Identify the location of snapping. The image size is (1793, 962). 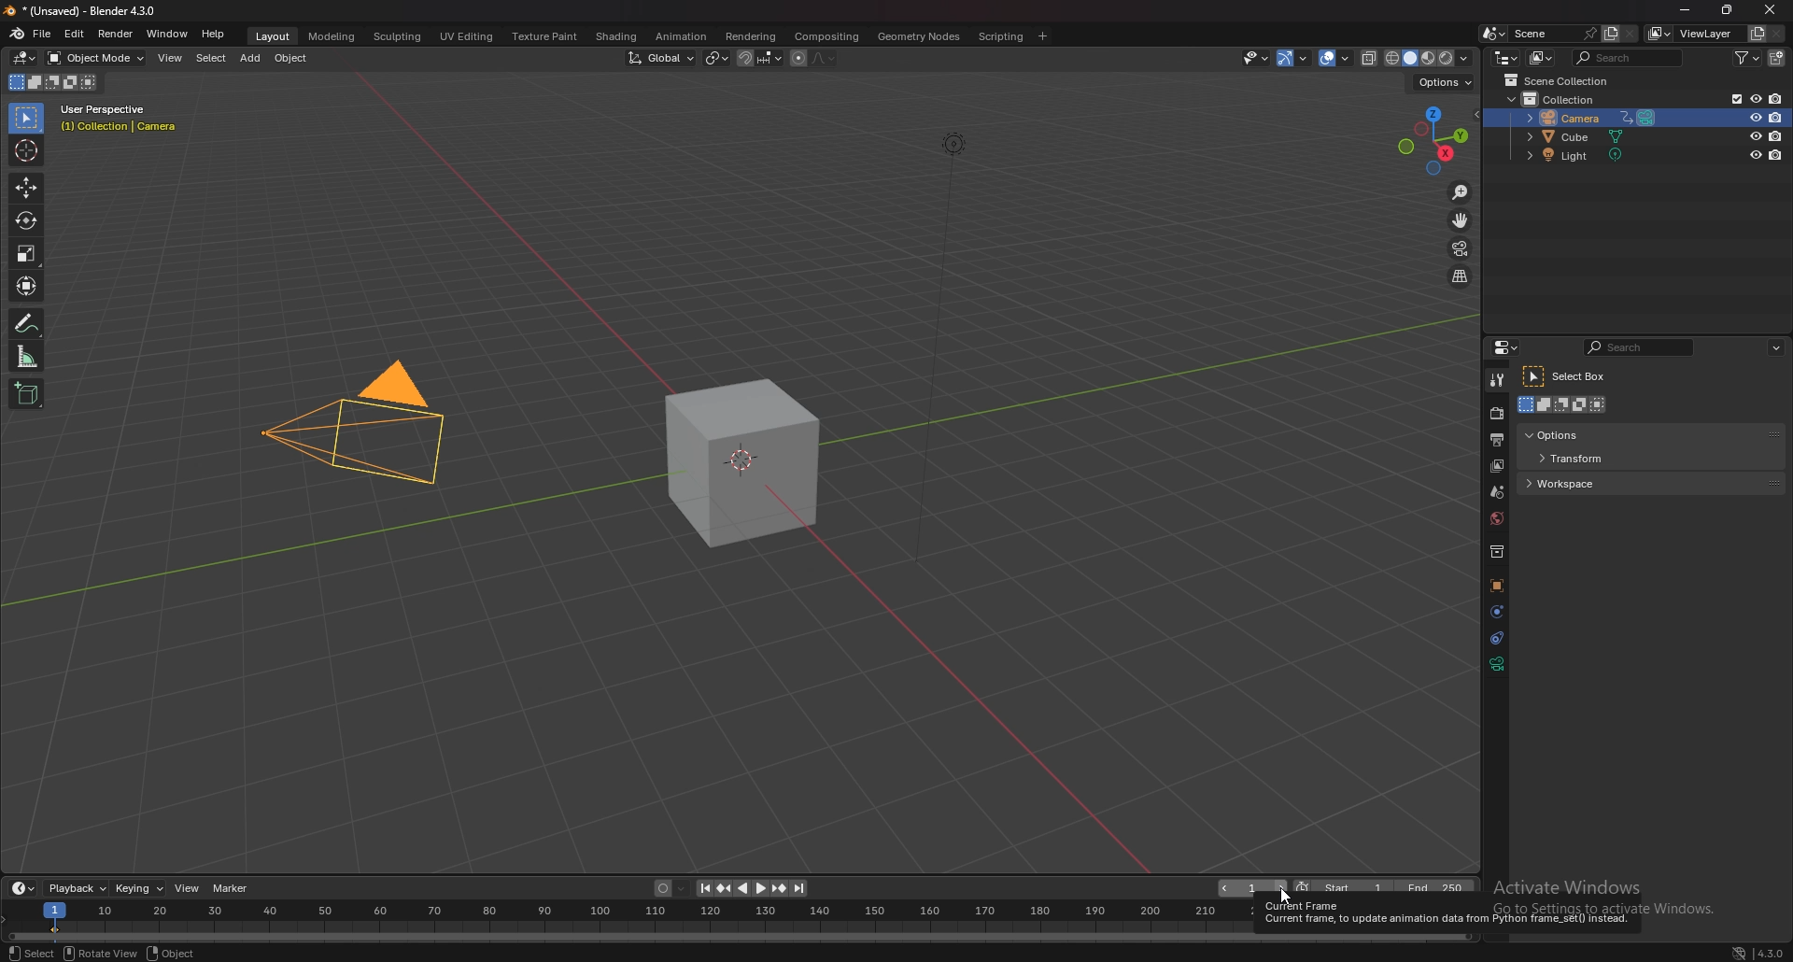
(758, 57).